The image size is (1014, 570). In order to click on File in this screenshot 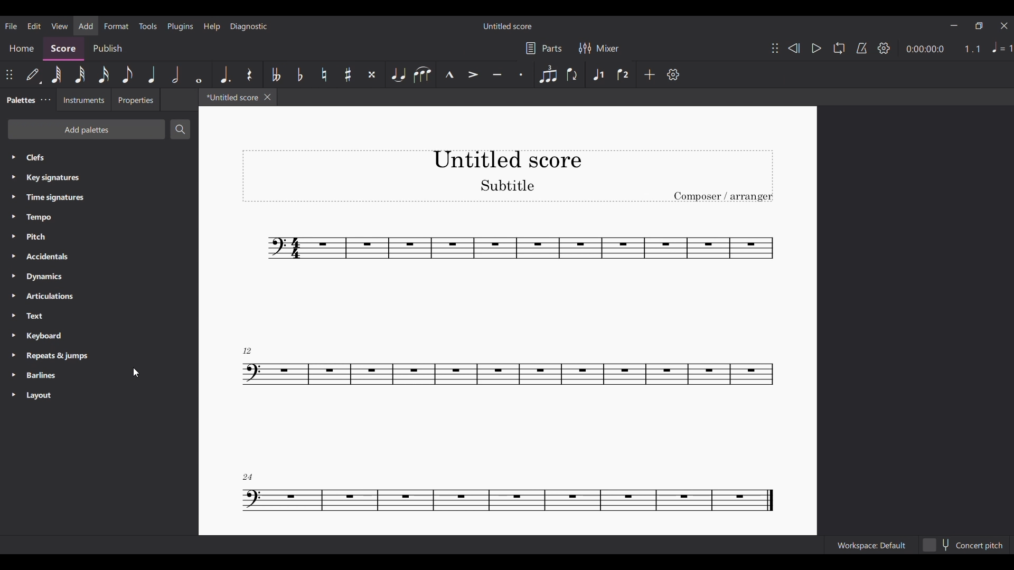, I will do `click(12, 26)`.